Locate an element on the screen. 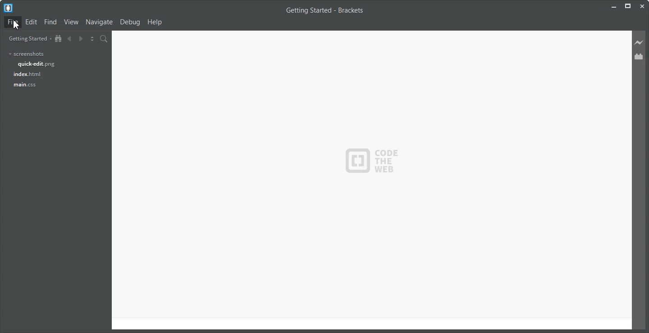 This screenshot has height=333, width=649. Logo is located at coordinates (373, 161).